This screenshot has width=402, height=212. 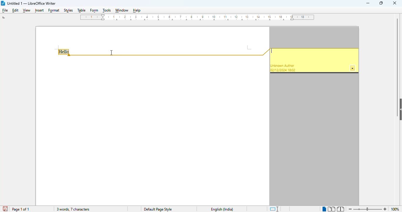 I want to click on insert, so click(x=39, y=11).